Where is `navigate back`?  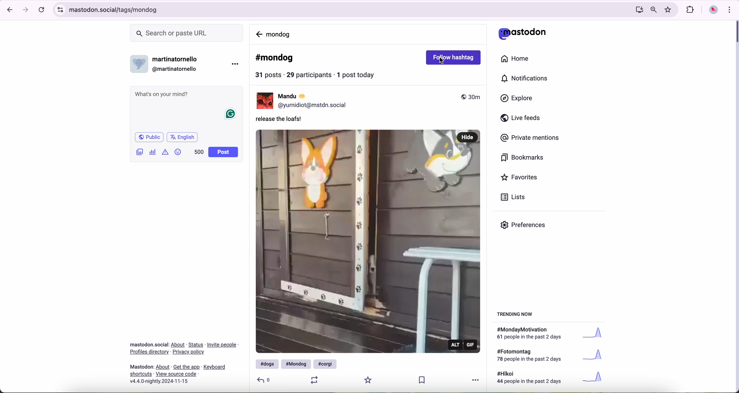 navigate back is located at coordinates (9, 10).